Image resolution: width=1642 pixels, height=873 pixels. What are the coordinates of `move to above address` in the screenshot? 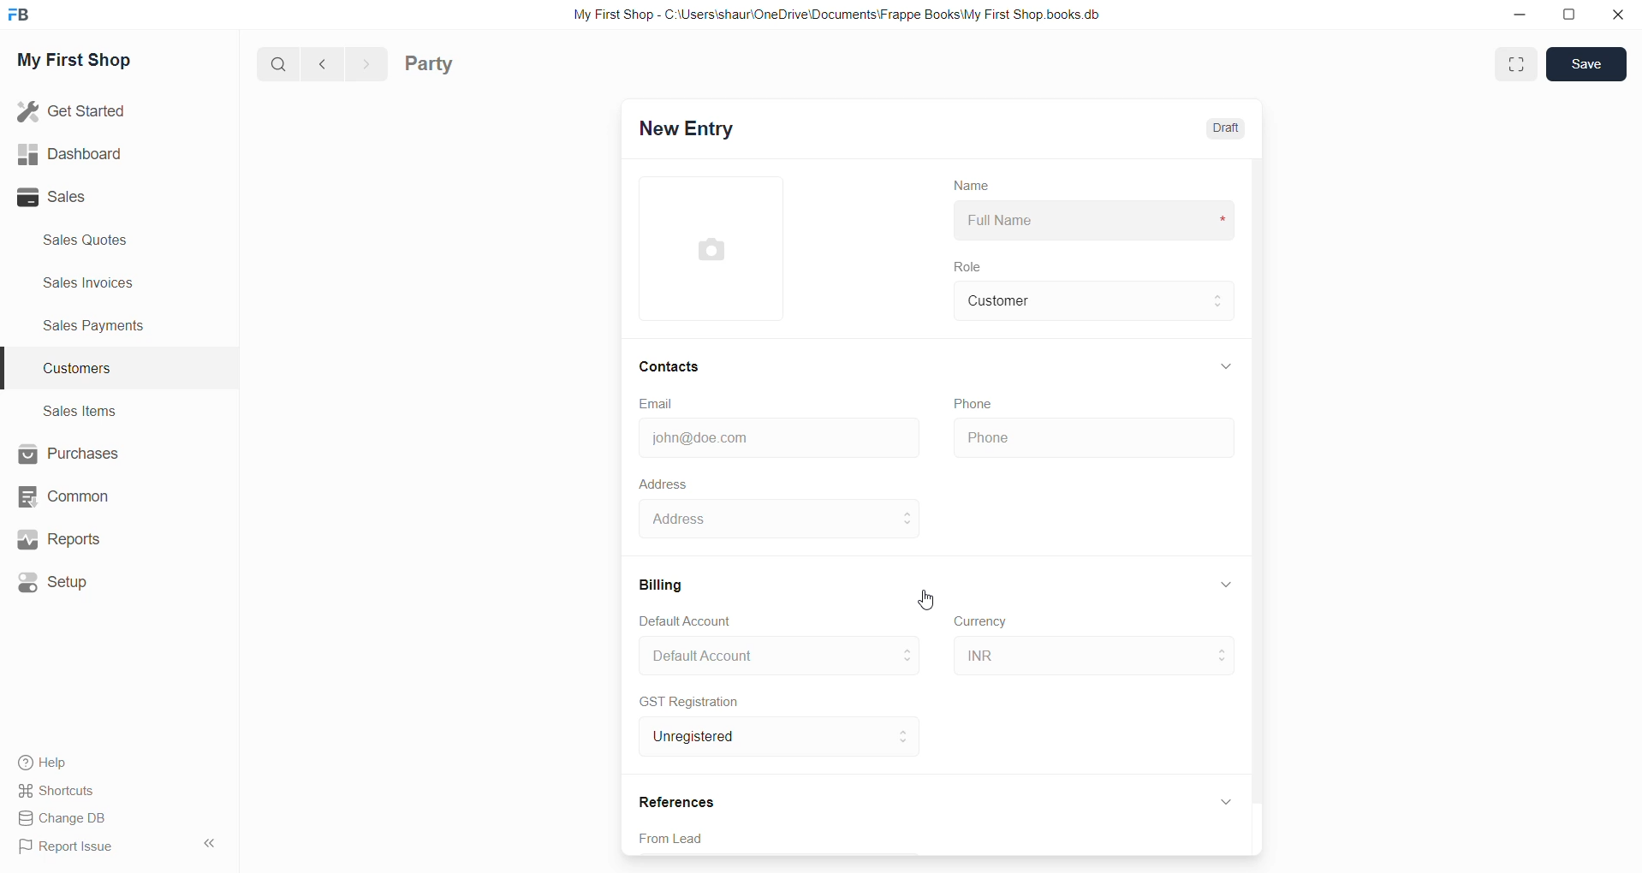 It's located at (907, 649).